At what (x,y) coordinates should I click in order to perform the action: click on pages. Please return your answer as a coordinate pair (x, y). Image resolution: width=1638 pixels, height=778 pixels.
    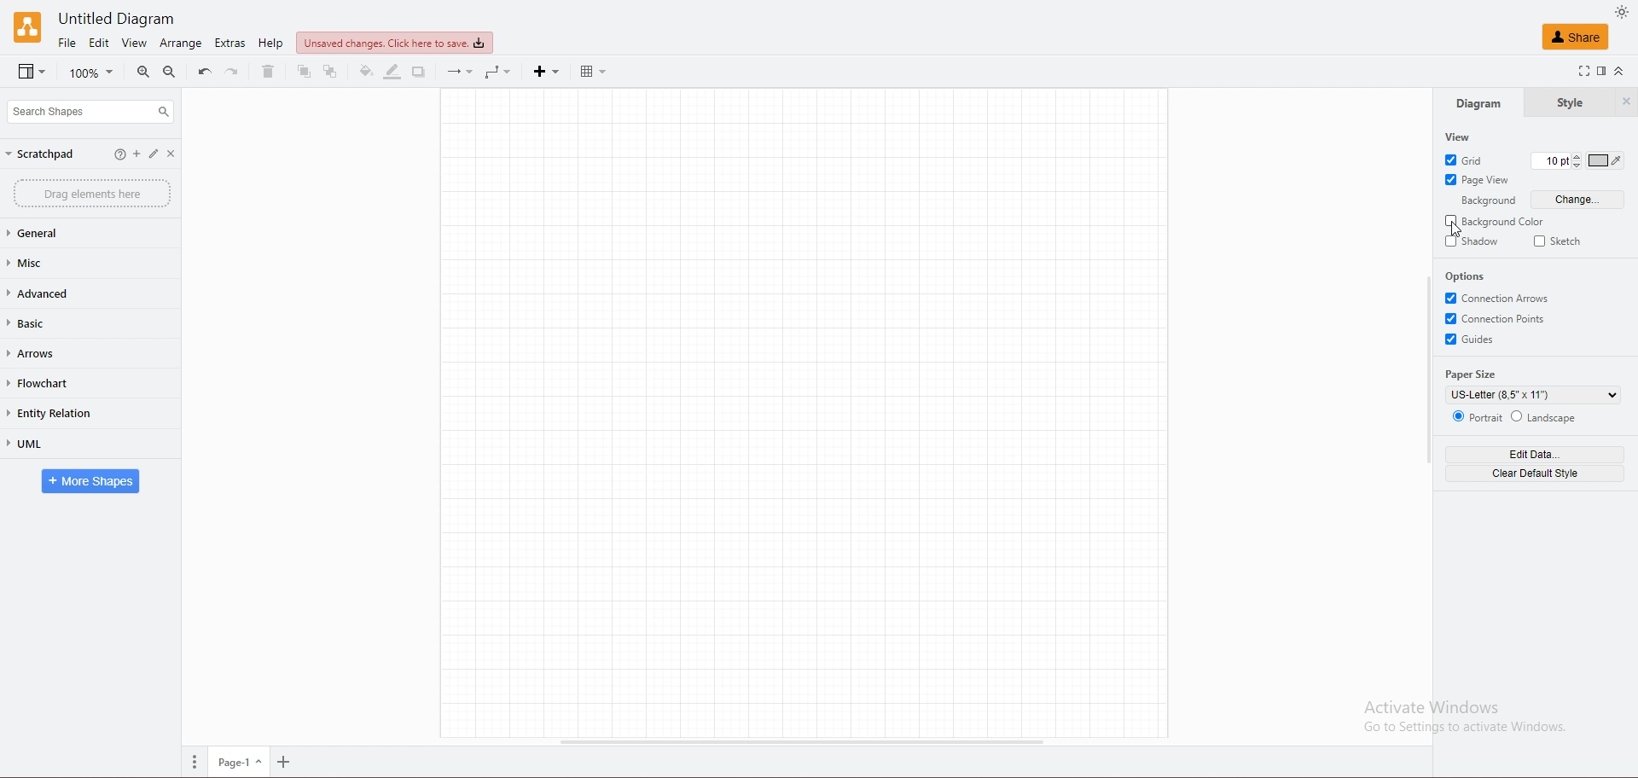
    Looking at the image, I should click on (195, 762).